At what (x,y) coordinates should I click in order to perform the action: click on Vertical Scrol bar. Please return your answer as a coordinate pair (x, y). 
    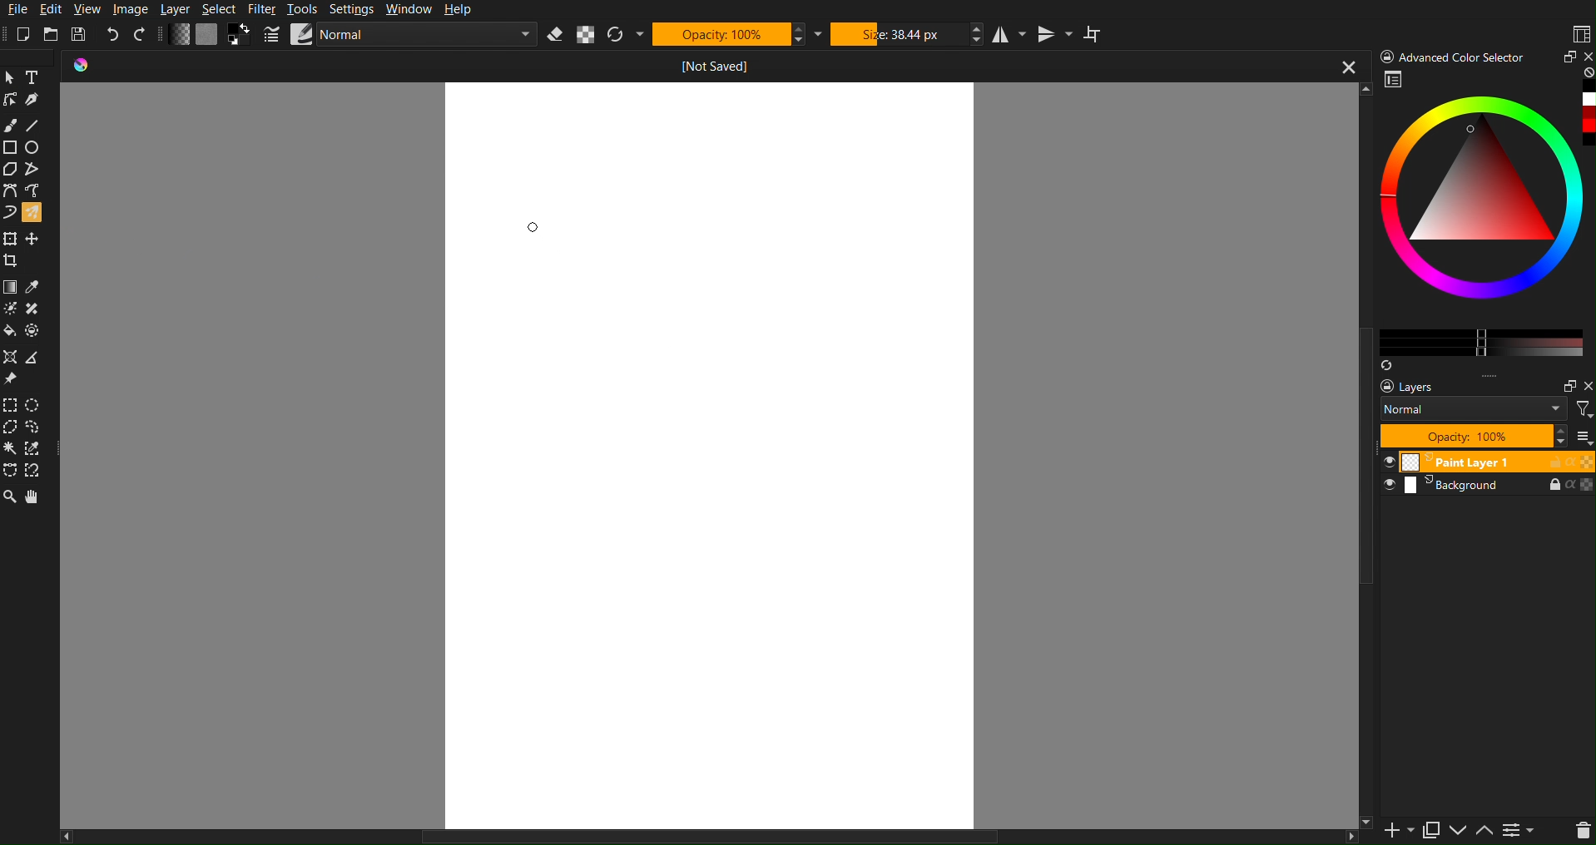
    Looking at the image, I should click on (1356, 473).